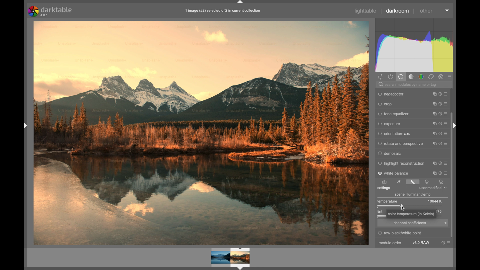  I want to click on presets, so click(449, 243).